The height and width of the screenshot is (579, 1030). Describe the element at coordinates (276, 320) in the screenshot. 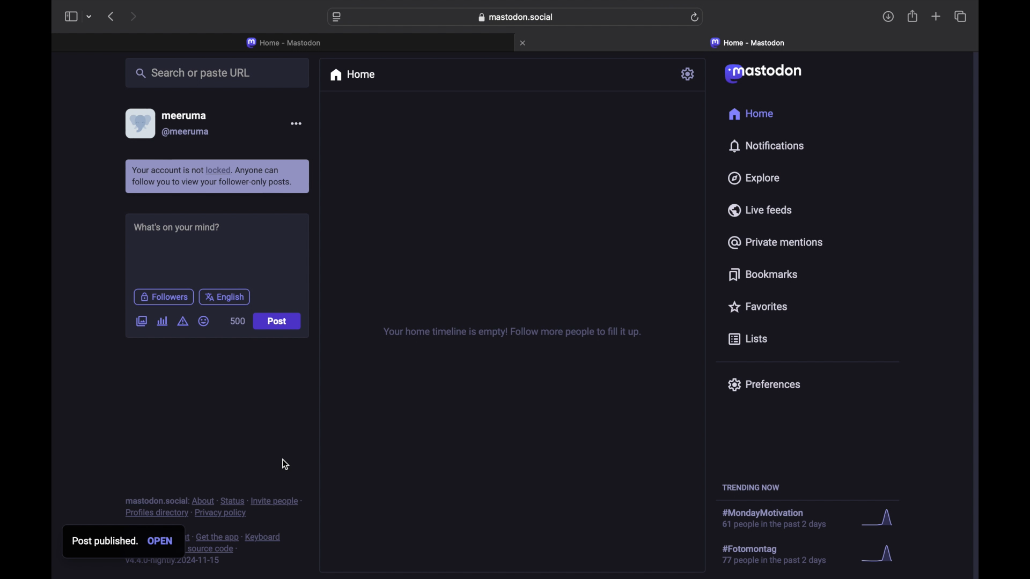

I see `post` at that location.